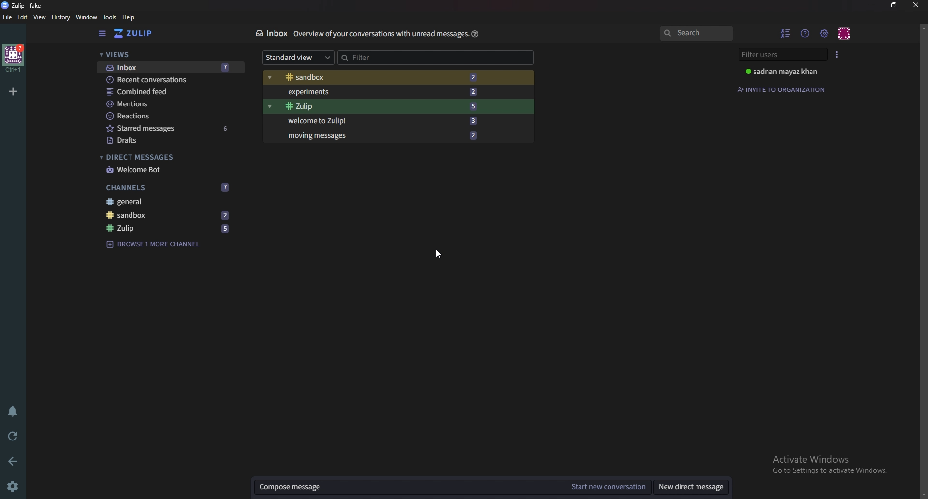 Image resolution: width=928 pixels, height=499 pixels. What do you see at coordinates (172, 229) in the screenshot?
I see `zulip` at bounding box center [172, 229].